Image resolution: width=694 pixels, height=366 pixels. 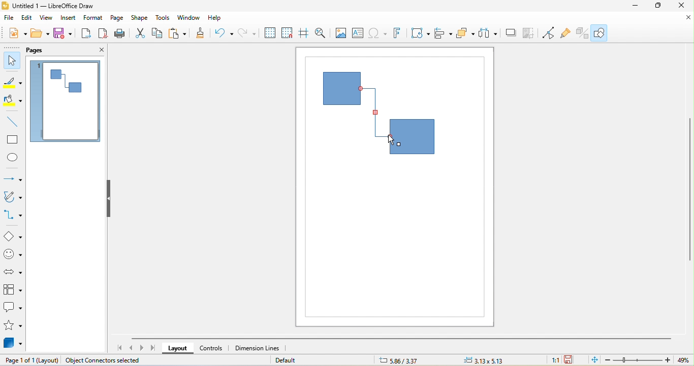 I want to click on fontwork text, so click(x=400, y=33).